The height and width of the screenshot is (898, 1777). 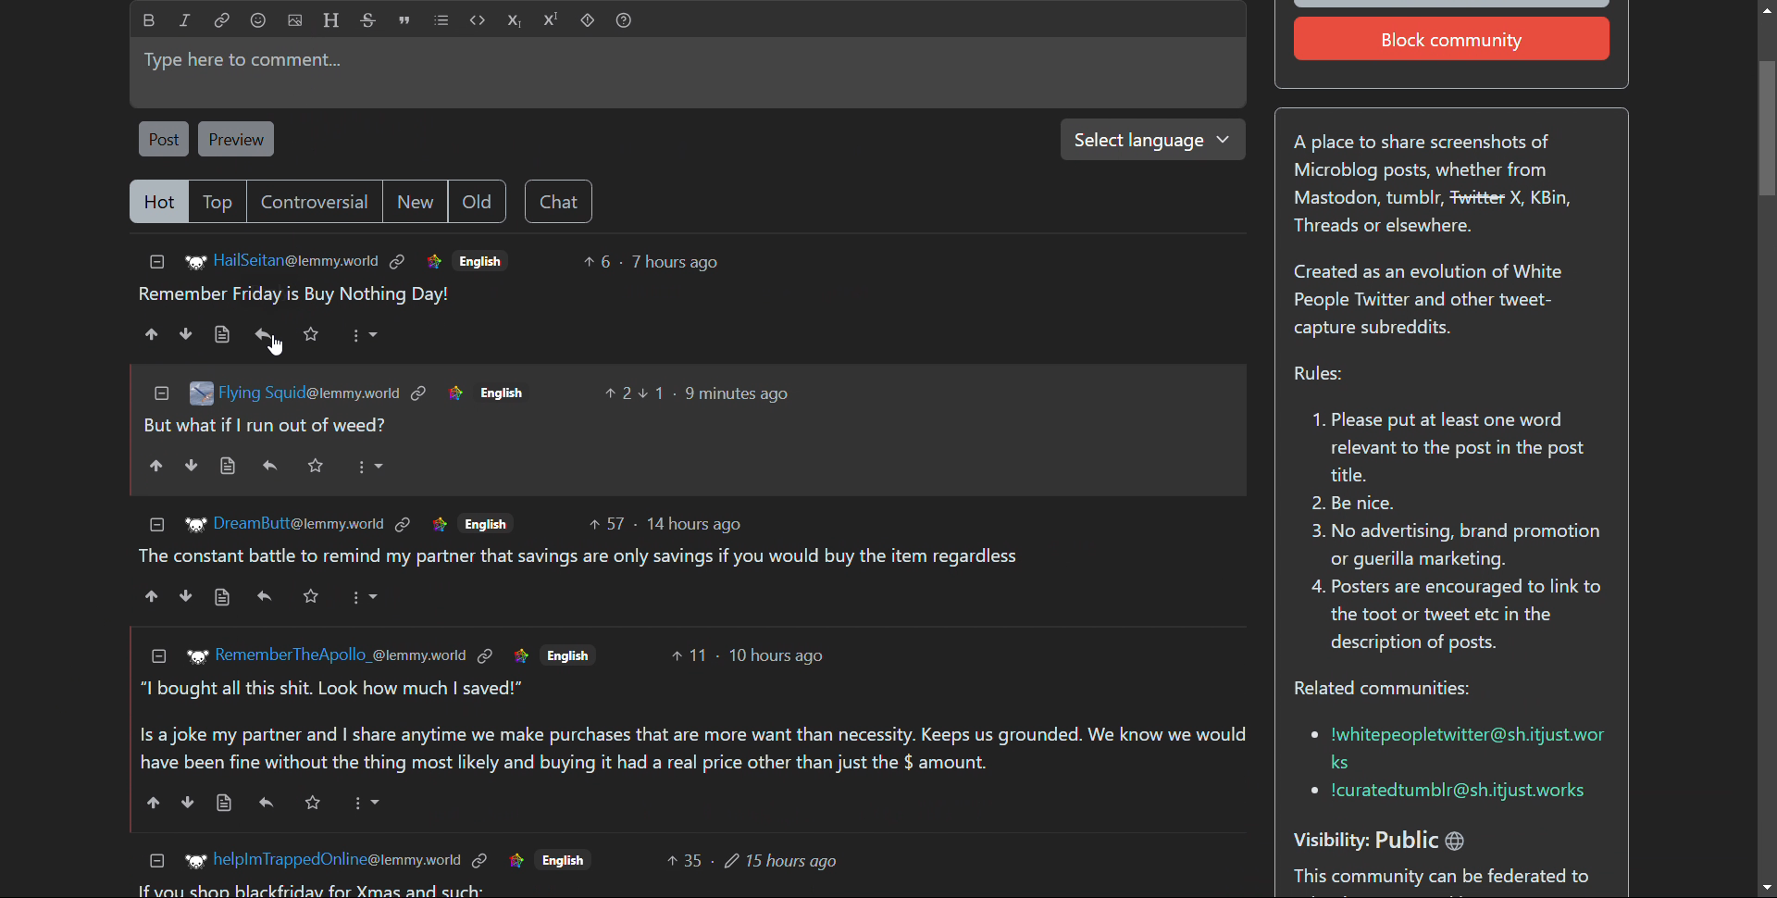 What do you see at coordinates (502, 393) in the screenshot?
I see `language` at bounding box center [502, 393].